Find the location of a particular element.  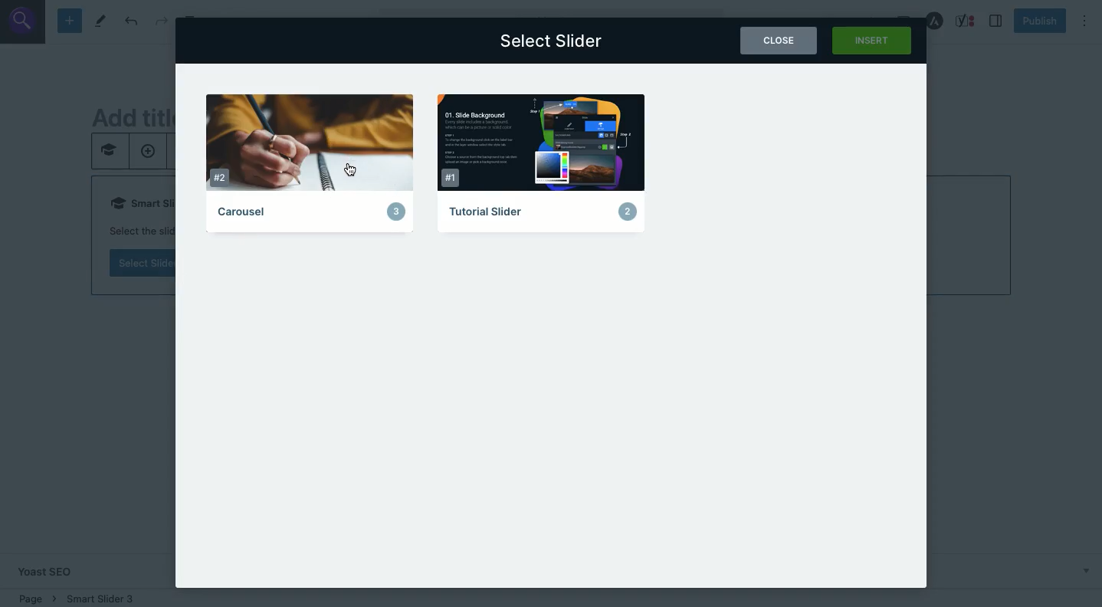

cursor is located at coordinates (350, 169).